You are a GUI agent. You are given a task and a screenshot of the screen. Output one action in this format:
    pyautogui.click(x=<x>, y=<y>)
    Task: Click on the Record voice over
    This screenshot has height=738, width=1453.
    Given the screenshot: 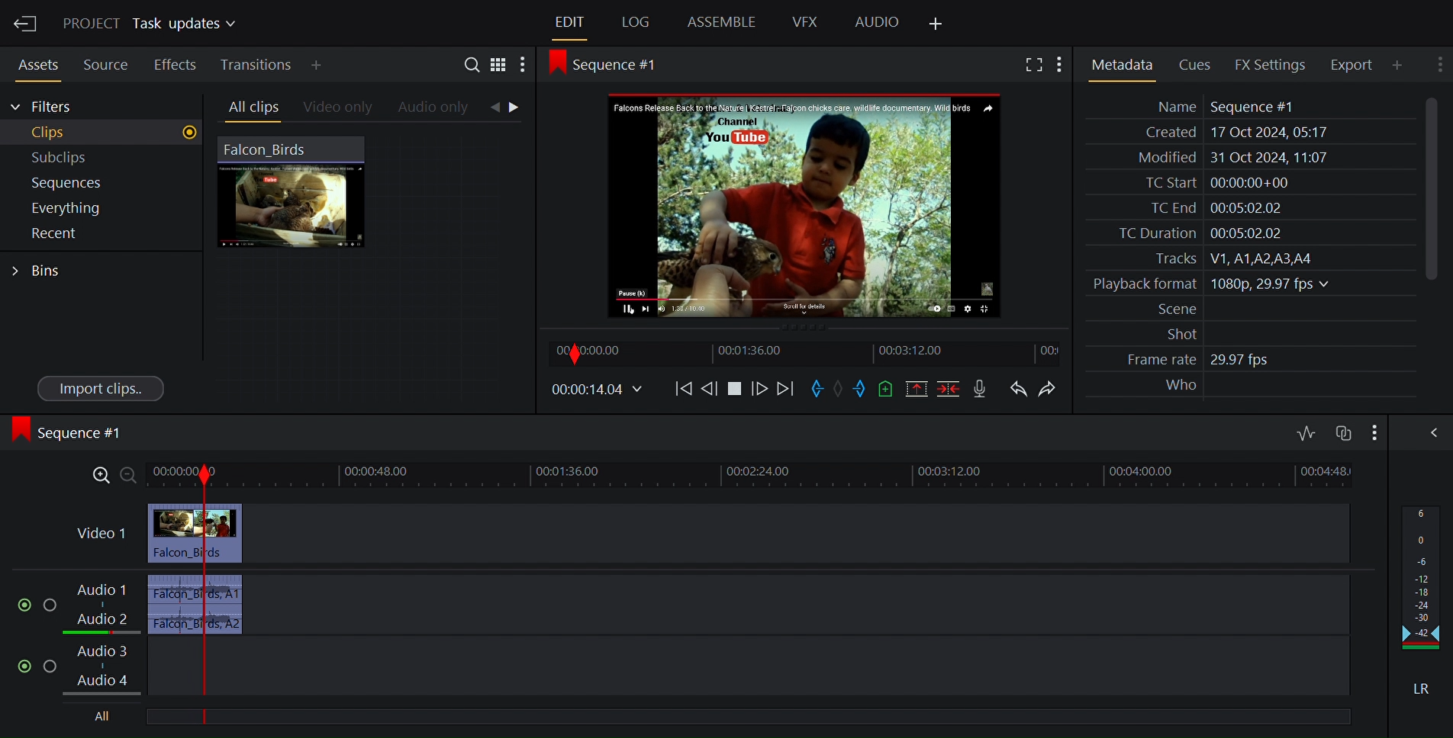 What is the action you would take?
    pyautogui.click(x=982, y=389)
    